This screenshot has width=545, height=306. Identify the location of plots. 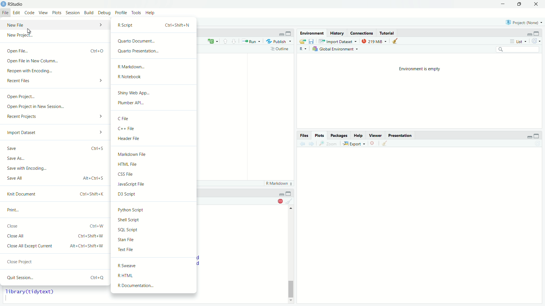
(319, 135).